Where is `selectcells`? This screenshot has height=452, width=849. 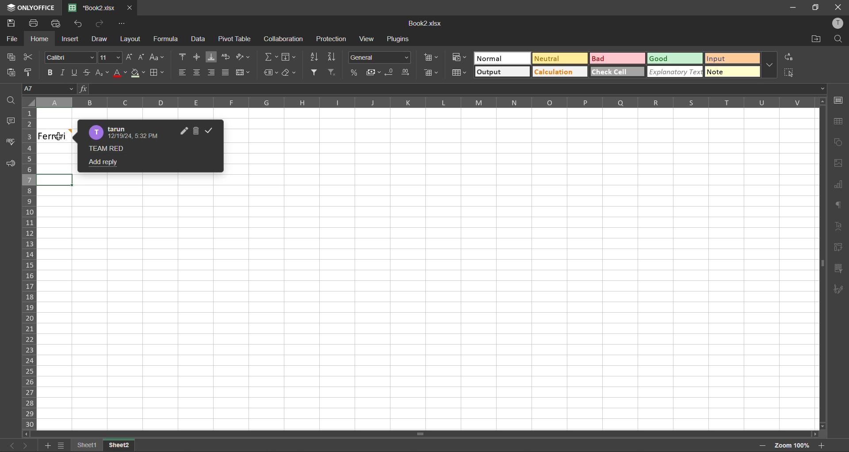 selectcells is located at coordinates (788, 73).